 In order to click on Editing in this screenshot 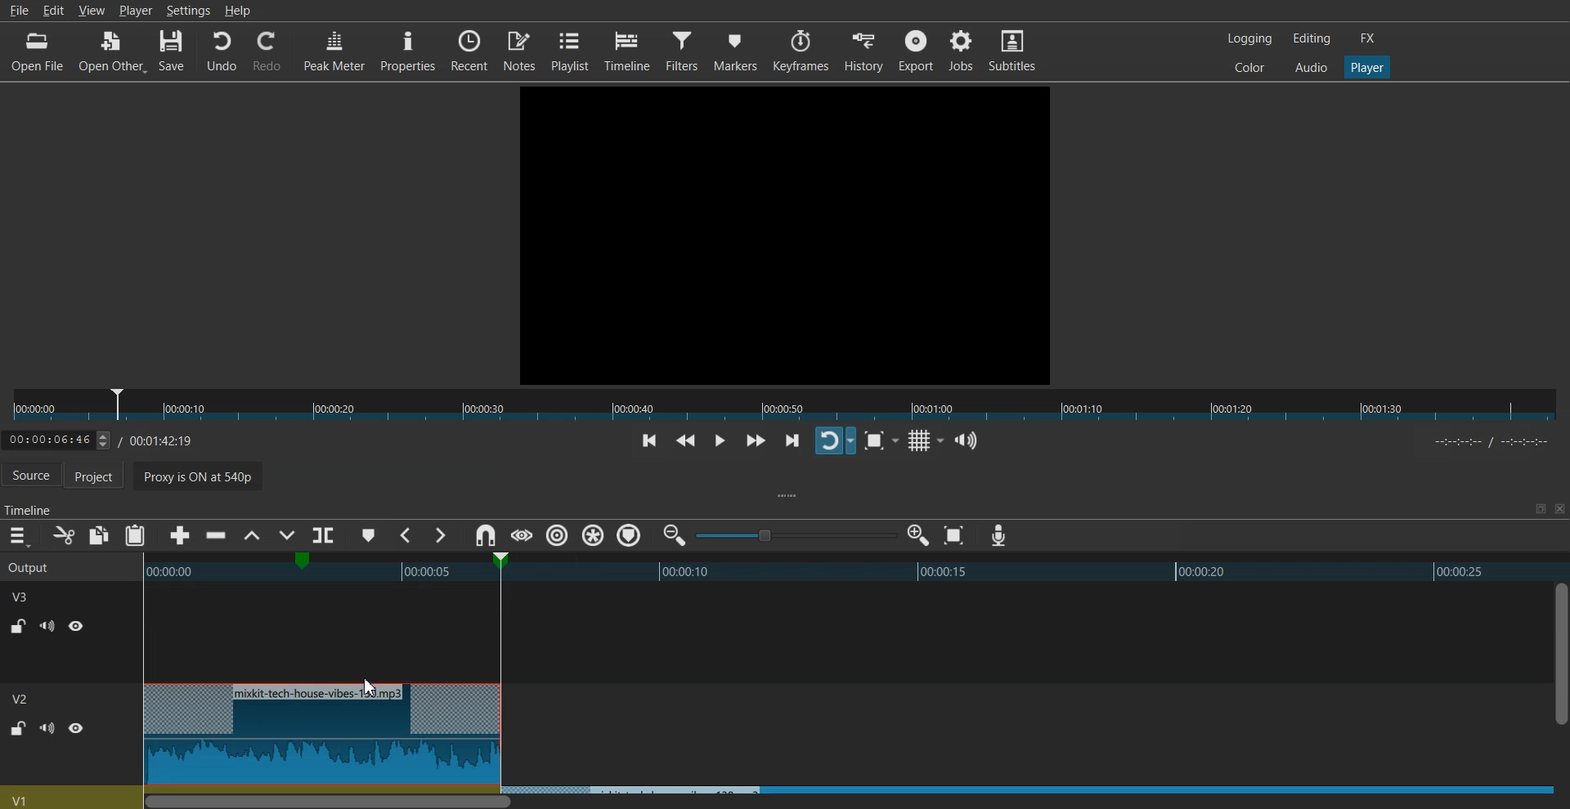, I will do `click(1312, 38)`.